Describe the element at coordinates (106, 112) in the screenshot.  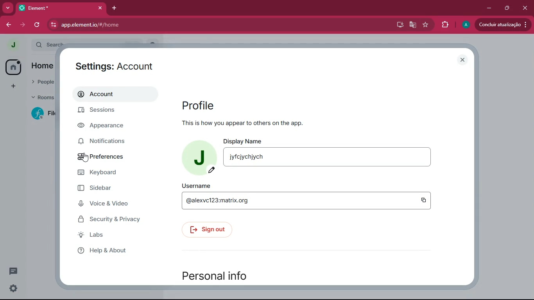
I see `sessions` at that location.